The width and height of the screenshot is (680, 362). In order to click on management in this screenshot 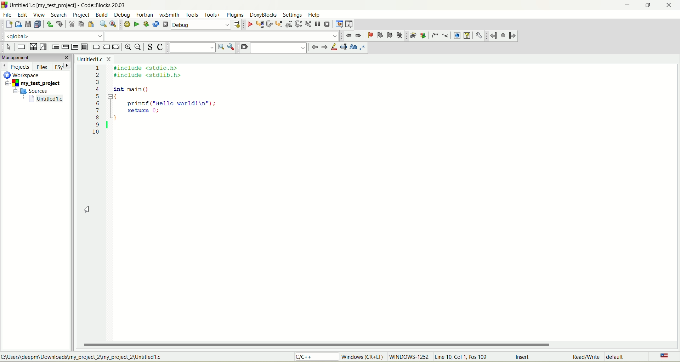, I will do `click(36, 58)`.